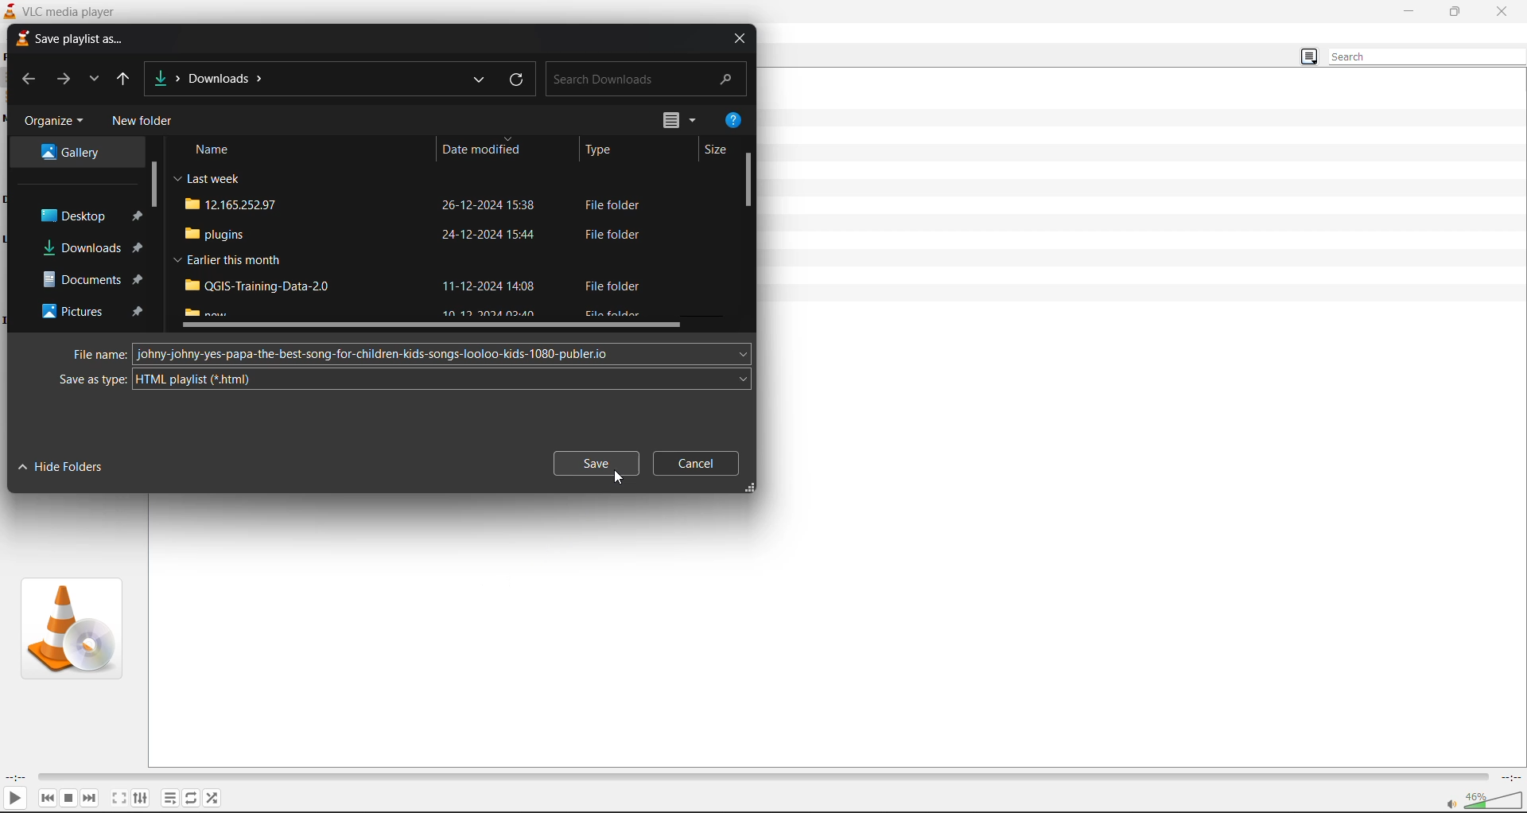 This screenshot has width=1527, height=813. I want to click on settings, so click(142, 799).